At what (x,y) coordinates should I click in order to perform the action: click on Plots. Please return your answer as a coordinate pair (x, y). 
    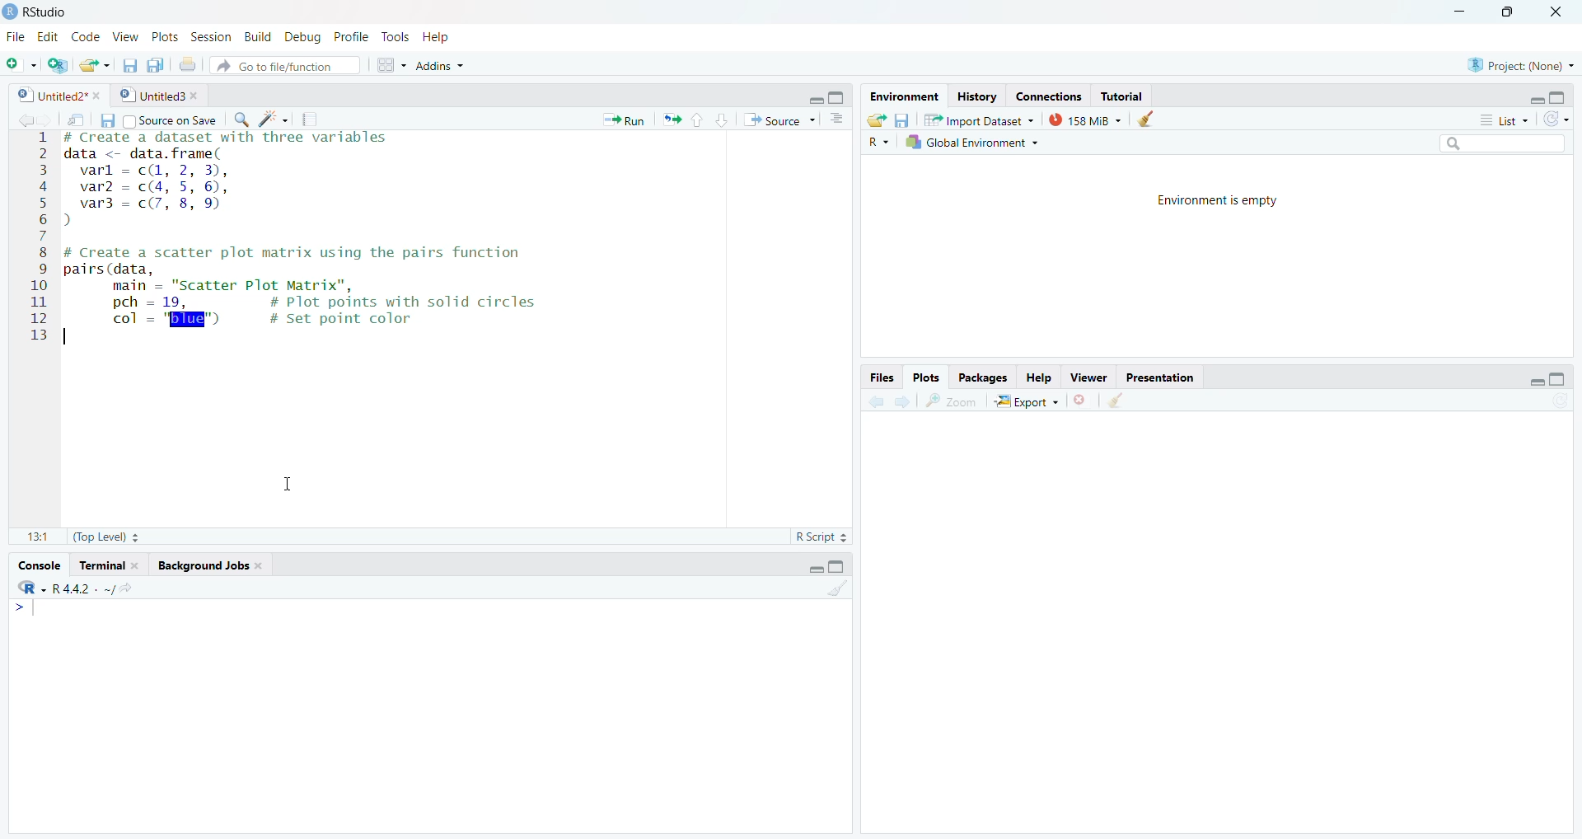
    Looking at the image, I should click on (929, 377).